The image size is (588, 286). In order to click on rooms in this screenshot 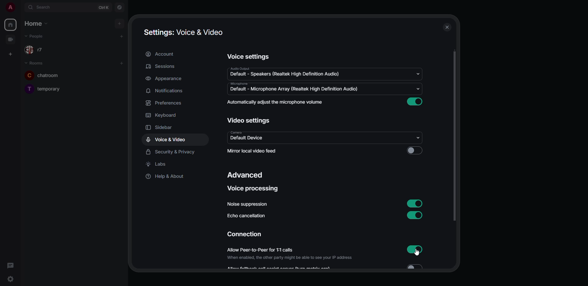, I will do `click(36, 63)`.